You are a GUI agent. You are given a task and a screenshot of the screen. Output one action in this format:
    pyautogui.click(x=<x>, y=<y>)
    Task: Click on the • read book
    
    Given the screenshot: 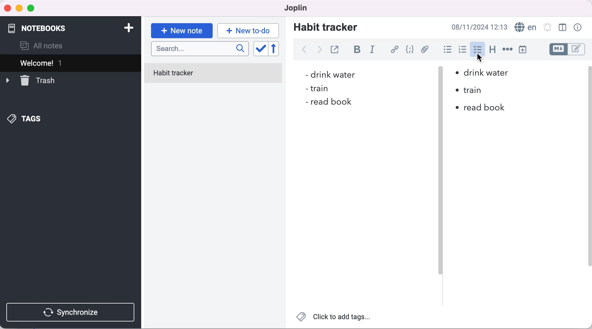 What is the action you would take?
    pyautogui.click(x=485, y=109)
    